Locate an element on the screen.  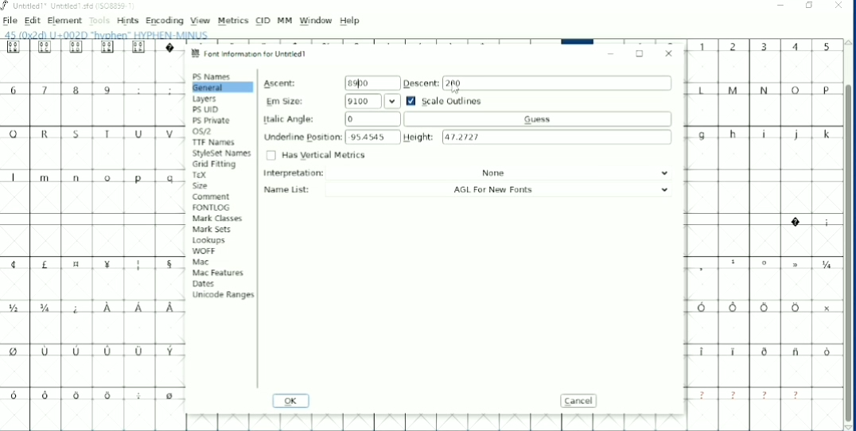
Close is located at coordinates (669, 52).